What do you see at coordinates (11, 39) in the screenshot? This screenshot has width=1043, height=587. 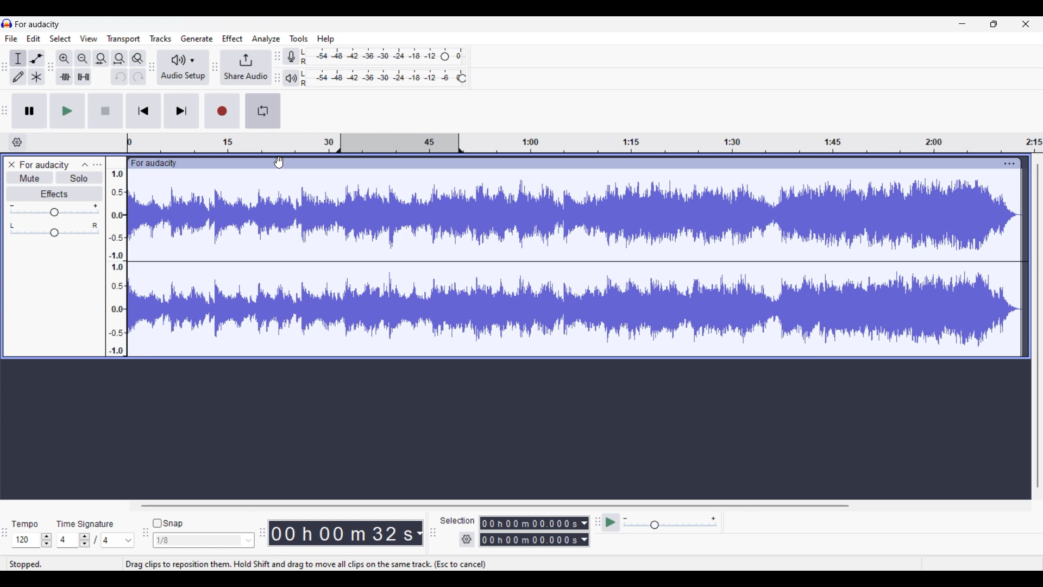 I see `File menu` at bounding box center [11, 39].